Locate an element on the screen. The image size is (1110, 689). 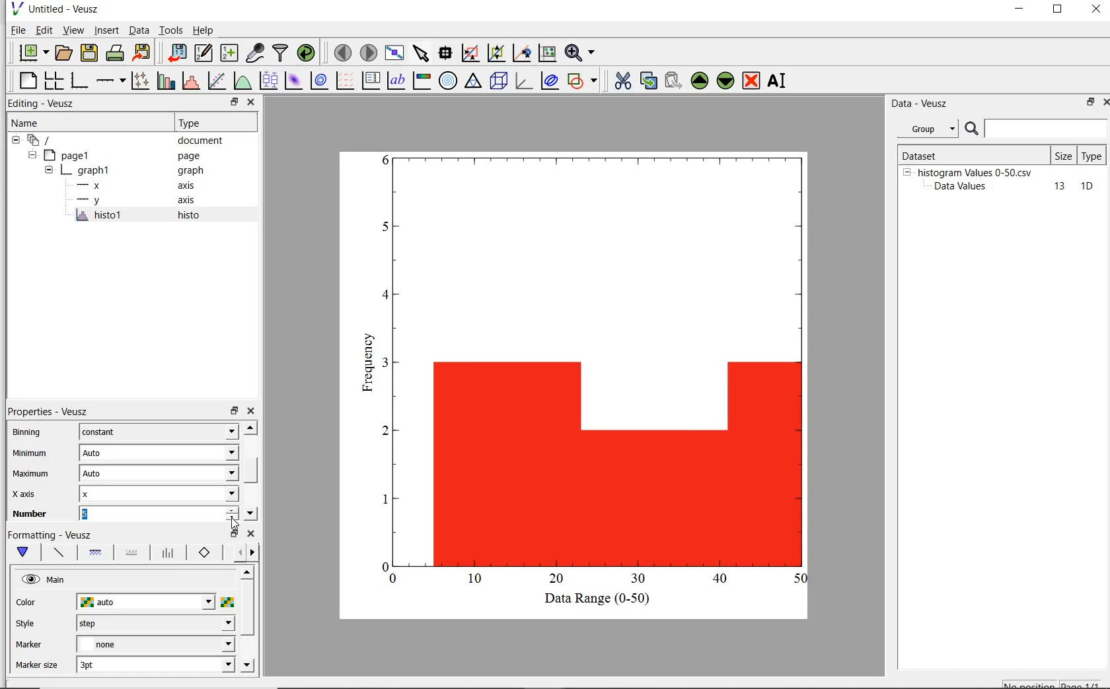
read data points on the graph is located at coordinates (447, 53).